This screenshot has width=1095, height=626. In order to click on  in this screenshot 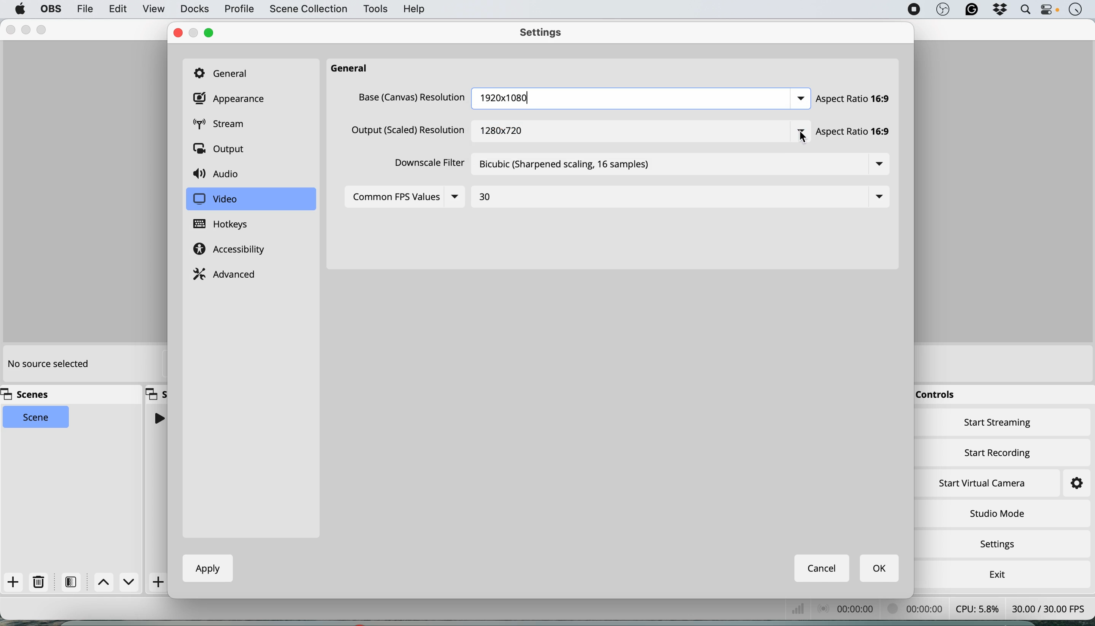, I will do `click(410, 97)`.